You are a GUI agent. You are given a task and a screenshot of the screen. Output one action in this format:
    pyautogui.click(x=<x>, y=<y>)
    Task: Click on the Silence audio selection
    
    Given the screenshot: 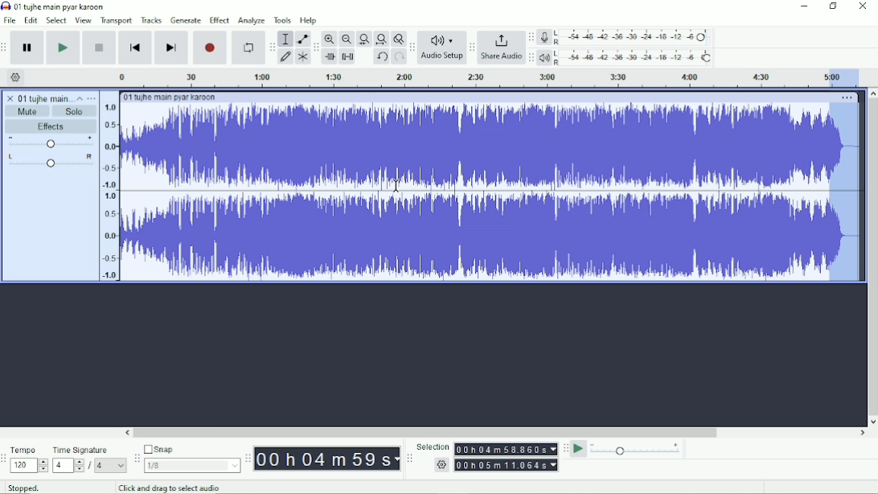 What is the action you would take?
    pyautogui.click(x=348, y=56)
    